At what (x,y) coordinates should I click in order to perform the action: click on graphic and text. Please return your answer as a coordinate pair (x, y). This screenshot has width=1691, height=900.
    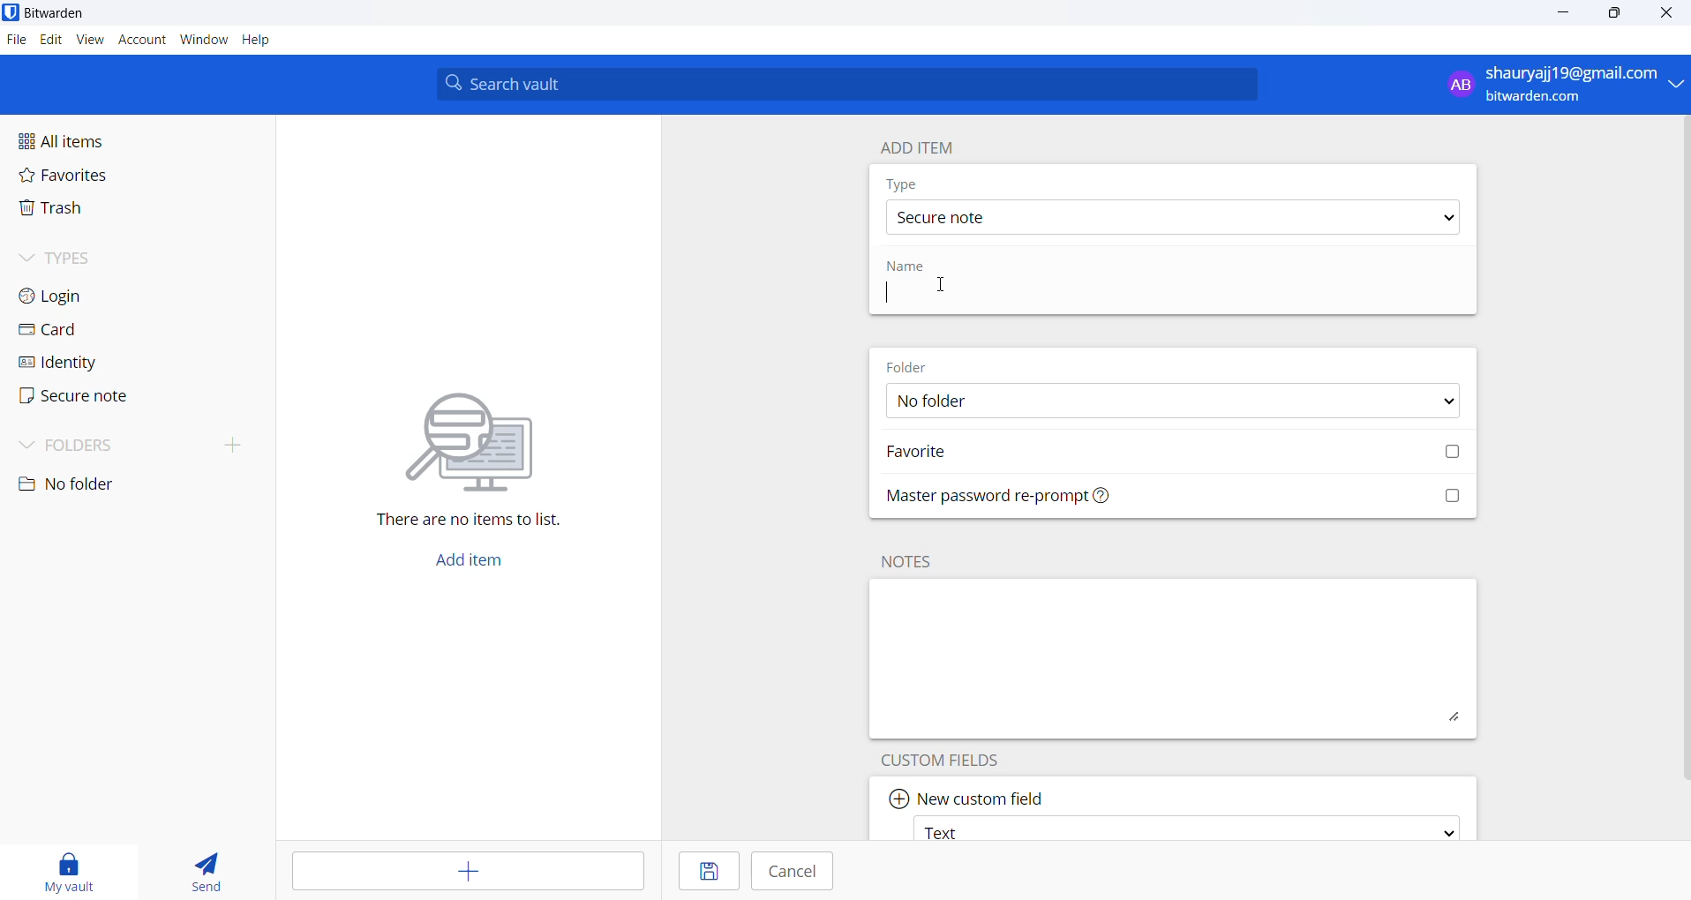
    Looking at the image, I should click on (472, 448).